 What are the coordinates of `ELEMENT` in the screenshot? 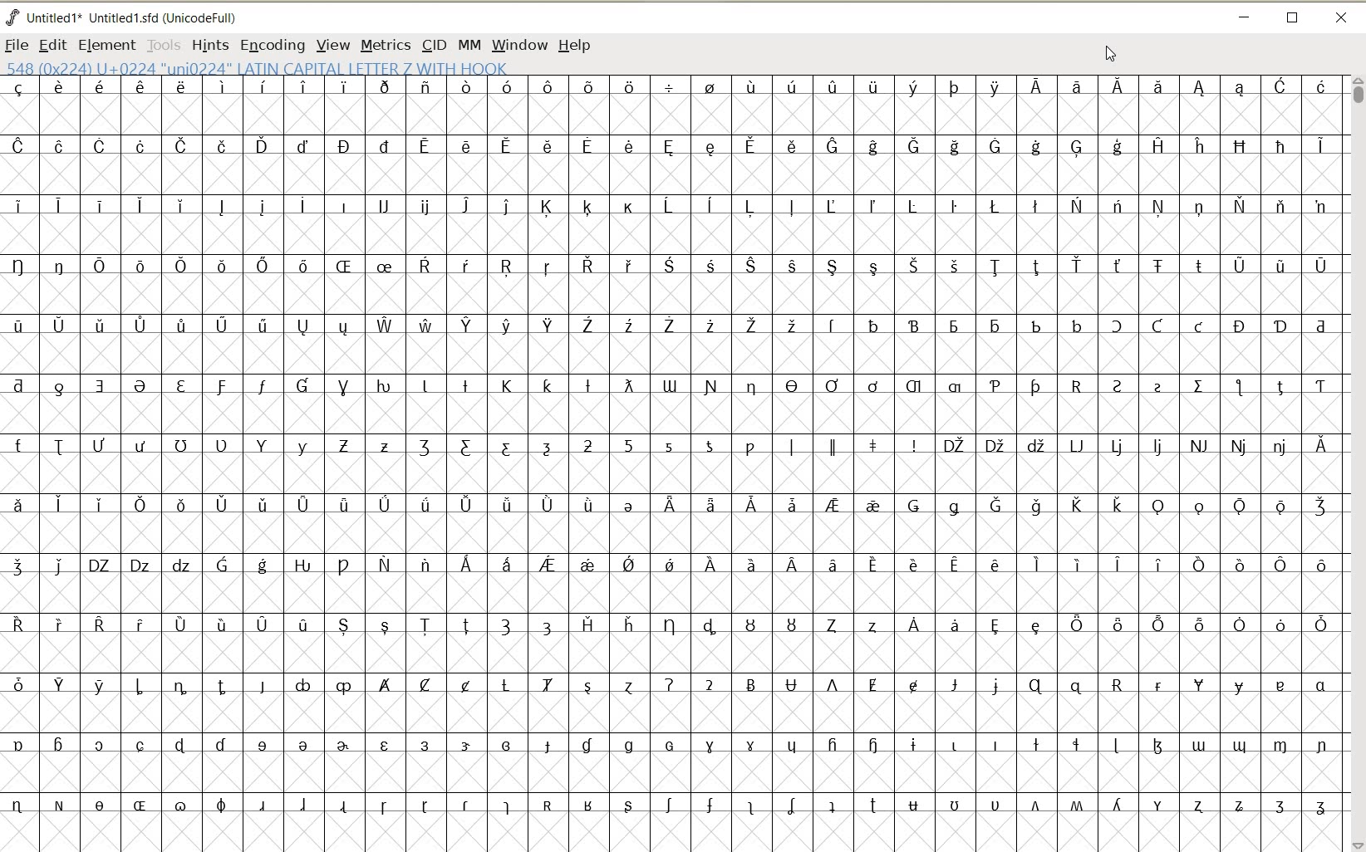 It's located at (106, 46).